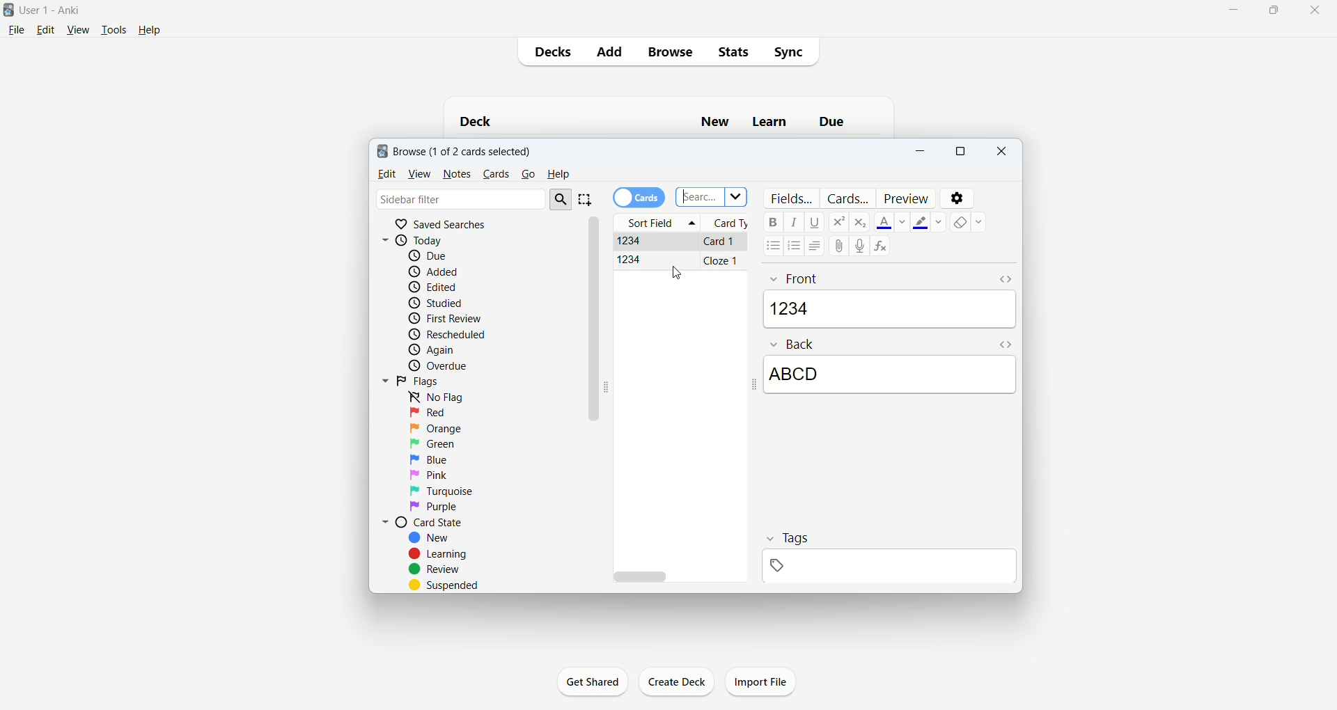 The image size is (1337, 710). I want to click on text highlight color, so click(928, 222).